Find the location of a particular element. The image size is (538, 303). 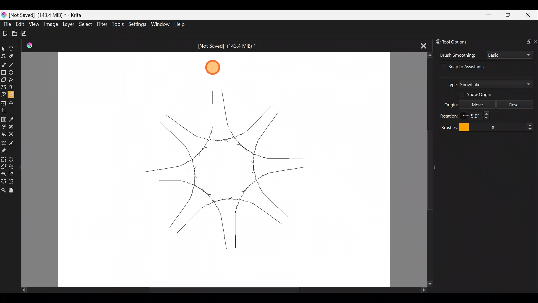

Select shapes tool is located at coordinates (4, 49).